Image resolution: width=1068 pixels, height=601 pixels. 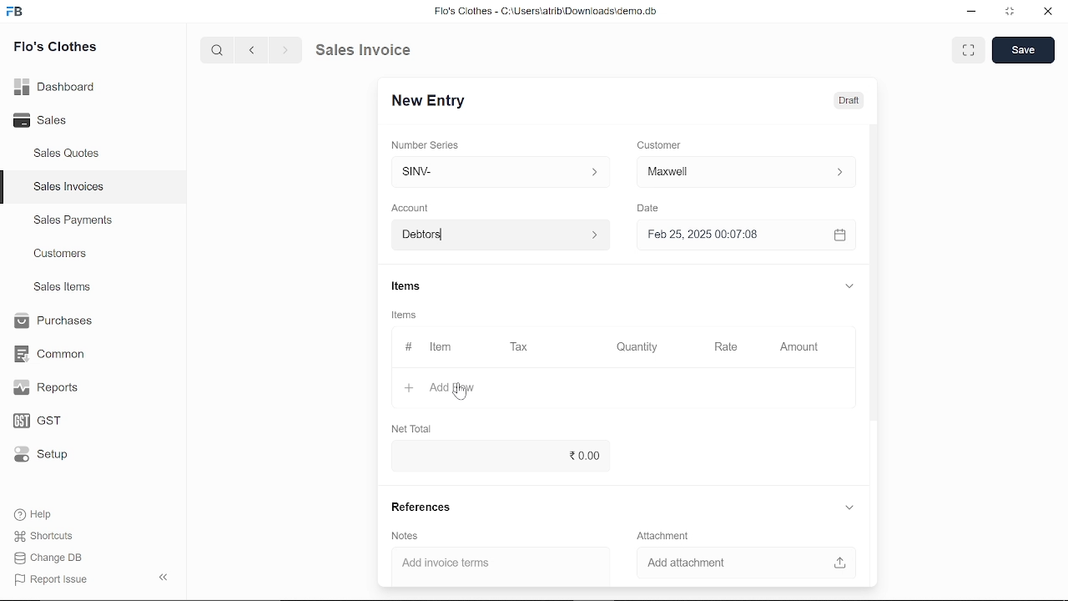 What do you see at coordinates (51, 578) in the screenshot?
I see `Report Issue` at bounding box center [51, 578].